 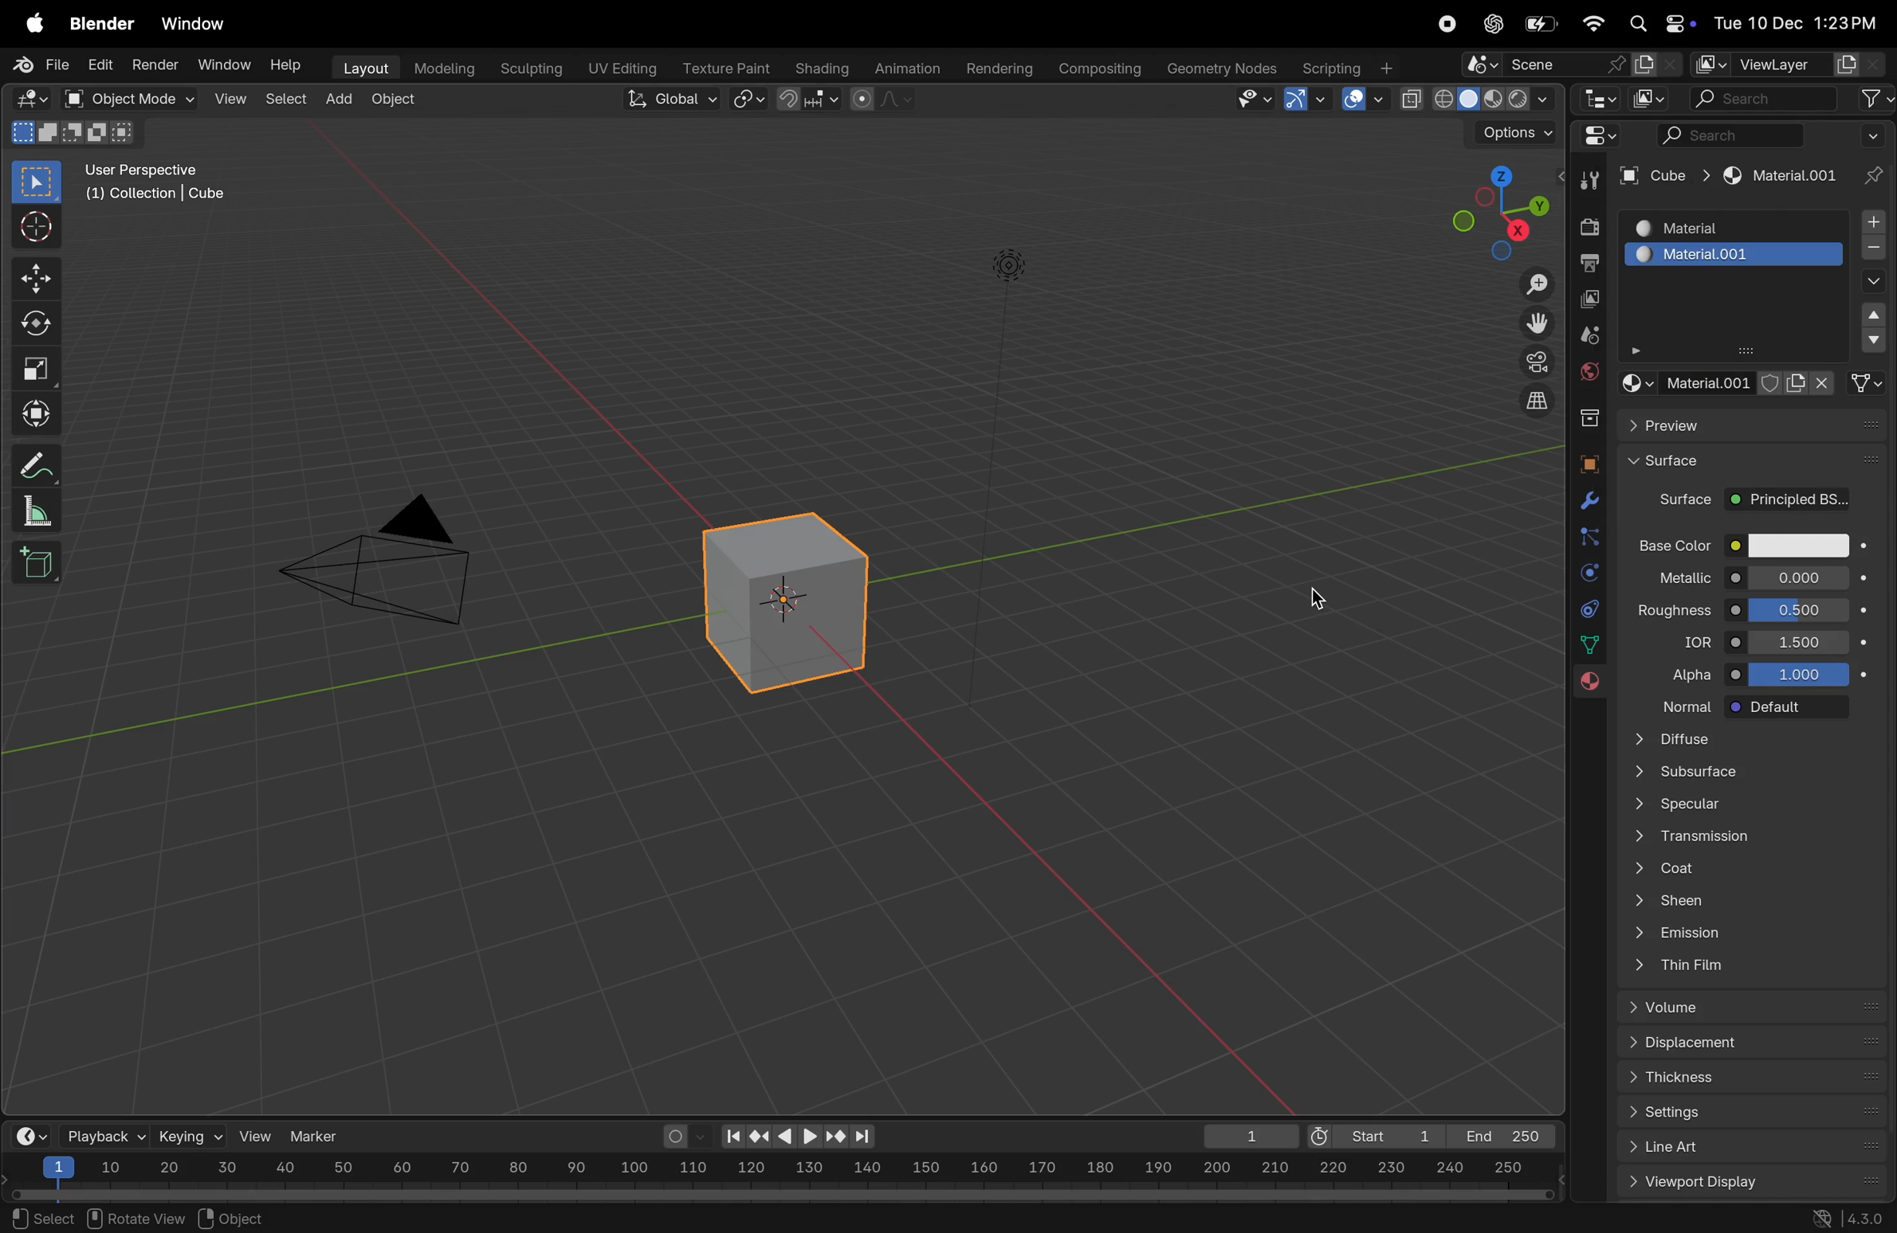 What do you see at coordinates (1373, 1133) in the screenshot?
I see `Start 1` at bounding box center [1373, 1133].